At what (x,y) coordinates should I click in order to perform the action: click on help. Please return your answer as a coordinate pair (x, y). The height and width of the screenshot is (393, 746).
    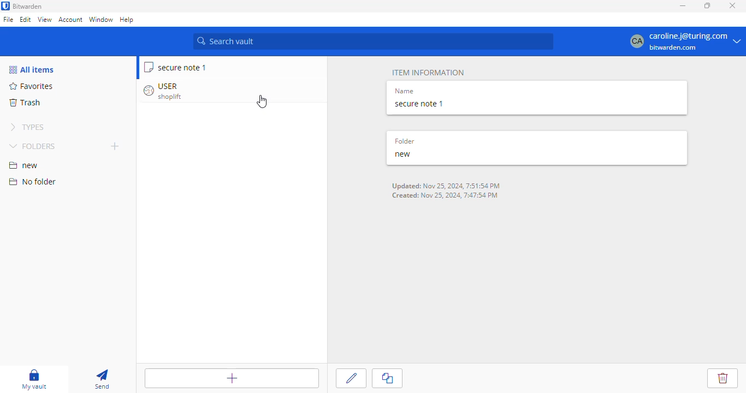
    Looking at the image, I should click on (127, 19).